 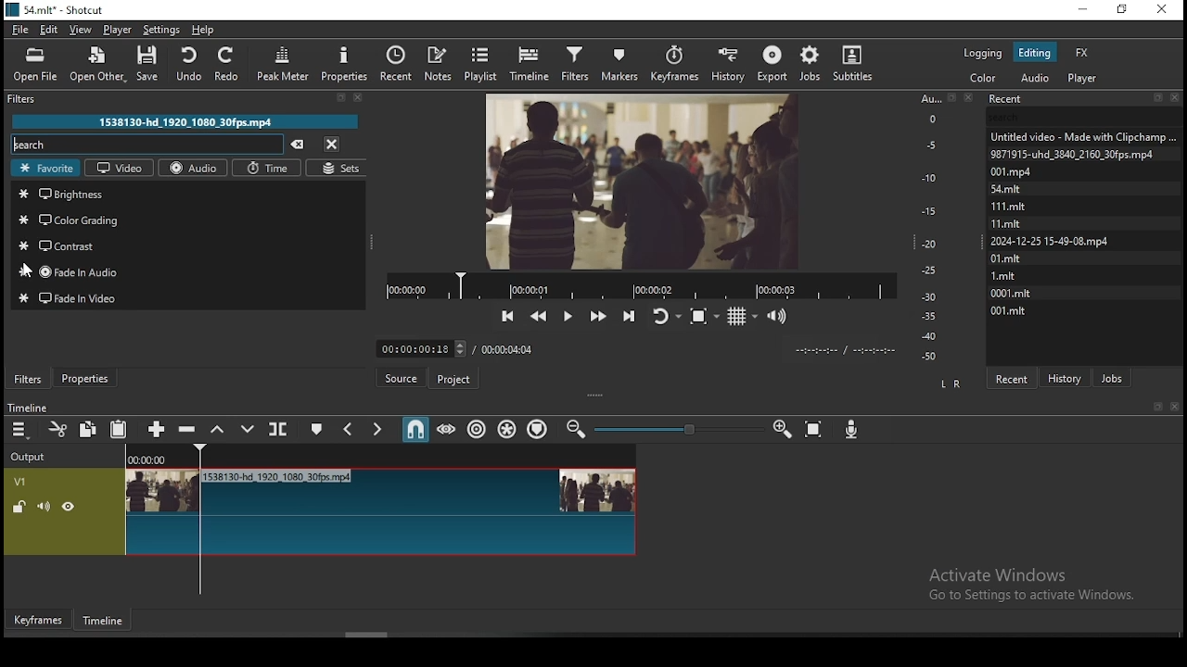 I want to click on export, so click(x=774, y=61).